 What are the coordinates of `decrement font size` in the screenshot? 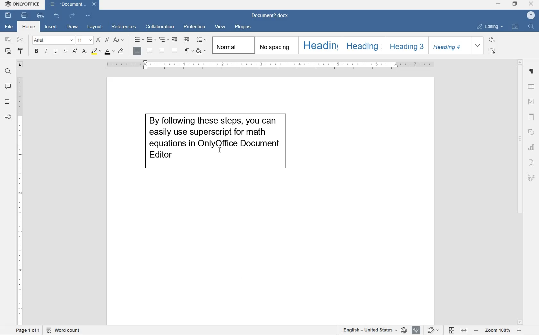 It's located at (106, 40).